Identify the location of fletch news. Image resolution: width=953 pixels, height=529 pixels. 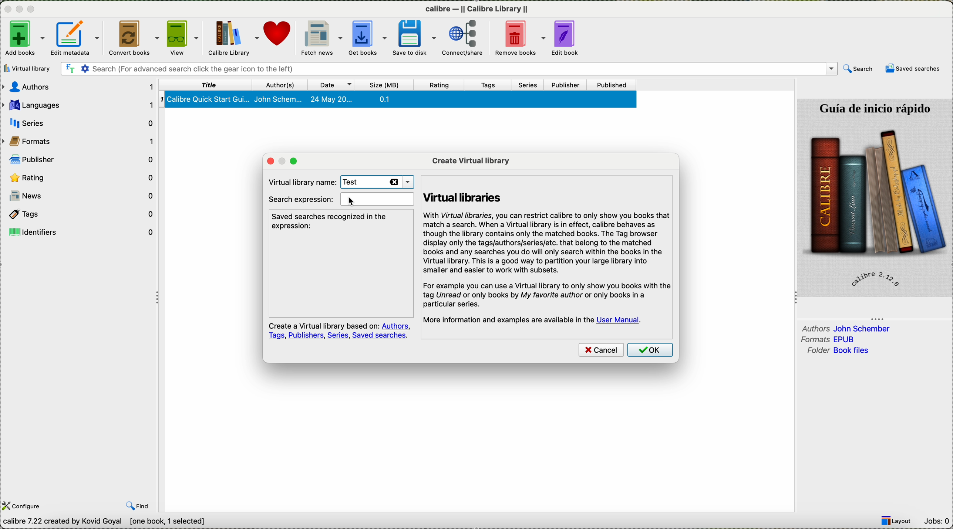
(320, 38).